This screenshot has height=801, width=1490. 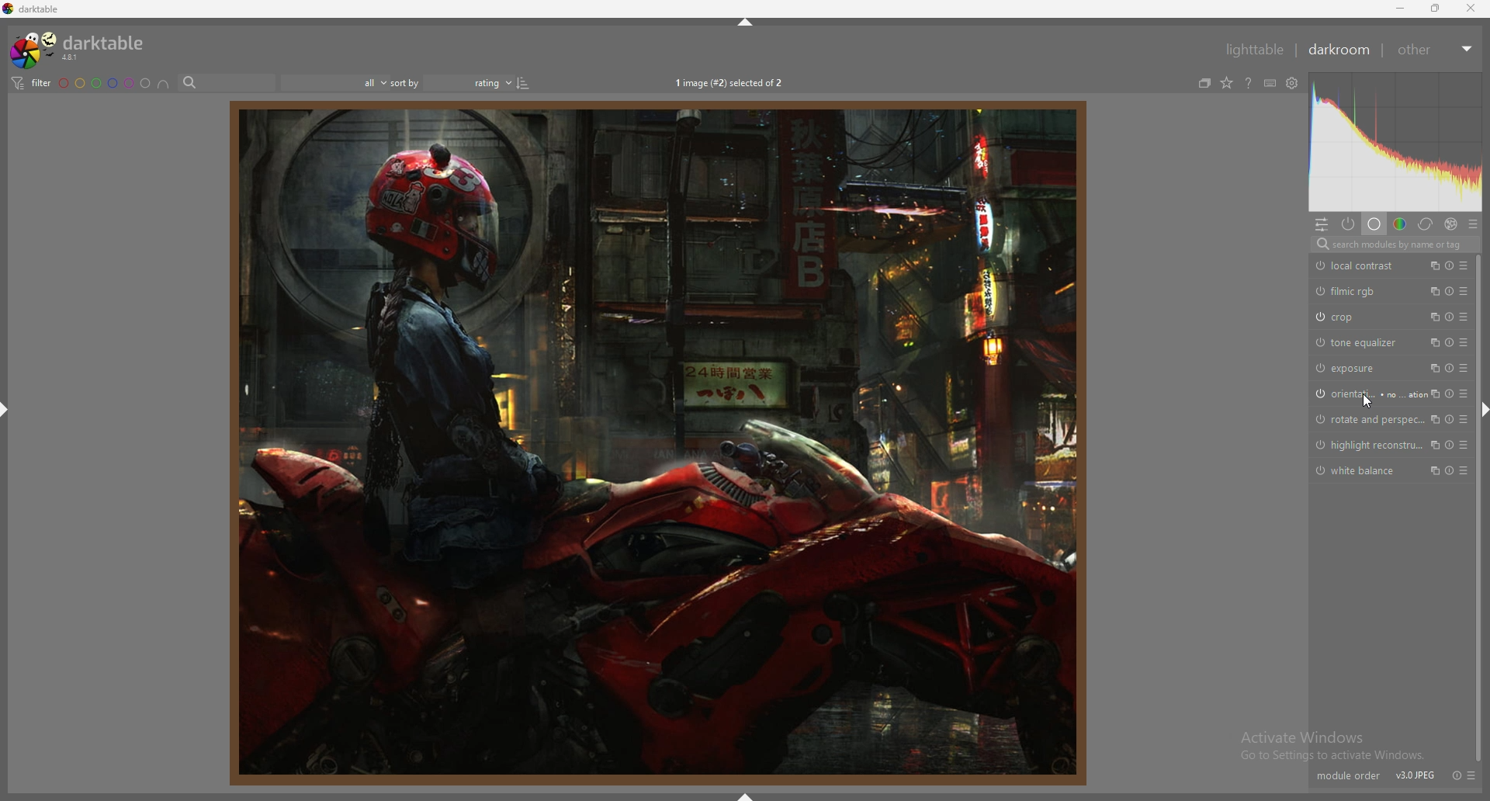 What do you see at coordinates (747, 796) in the screenshot?
I see `hide` at bounding box center [747, 796].